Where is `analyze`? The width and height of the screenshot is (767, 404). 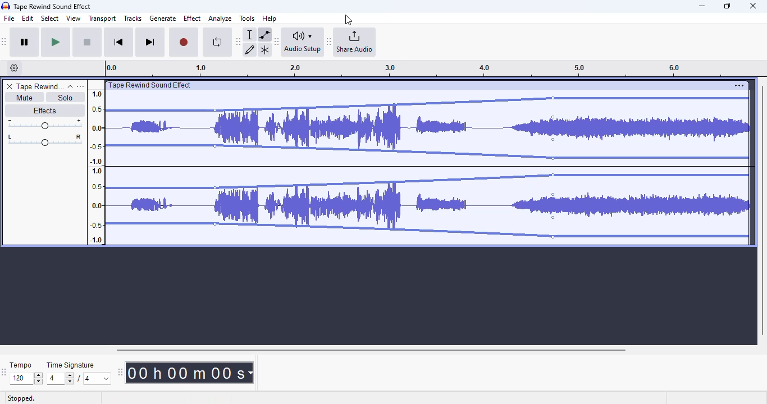
analyze is located at coordinates (220, 19).